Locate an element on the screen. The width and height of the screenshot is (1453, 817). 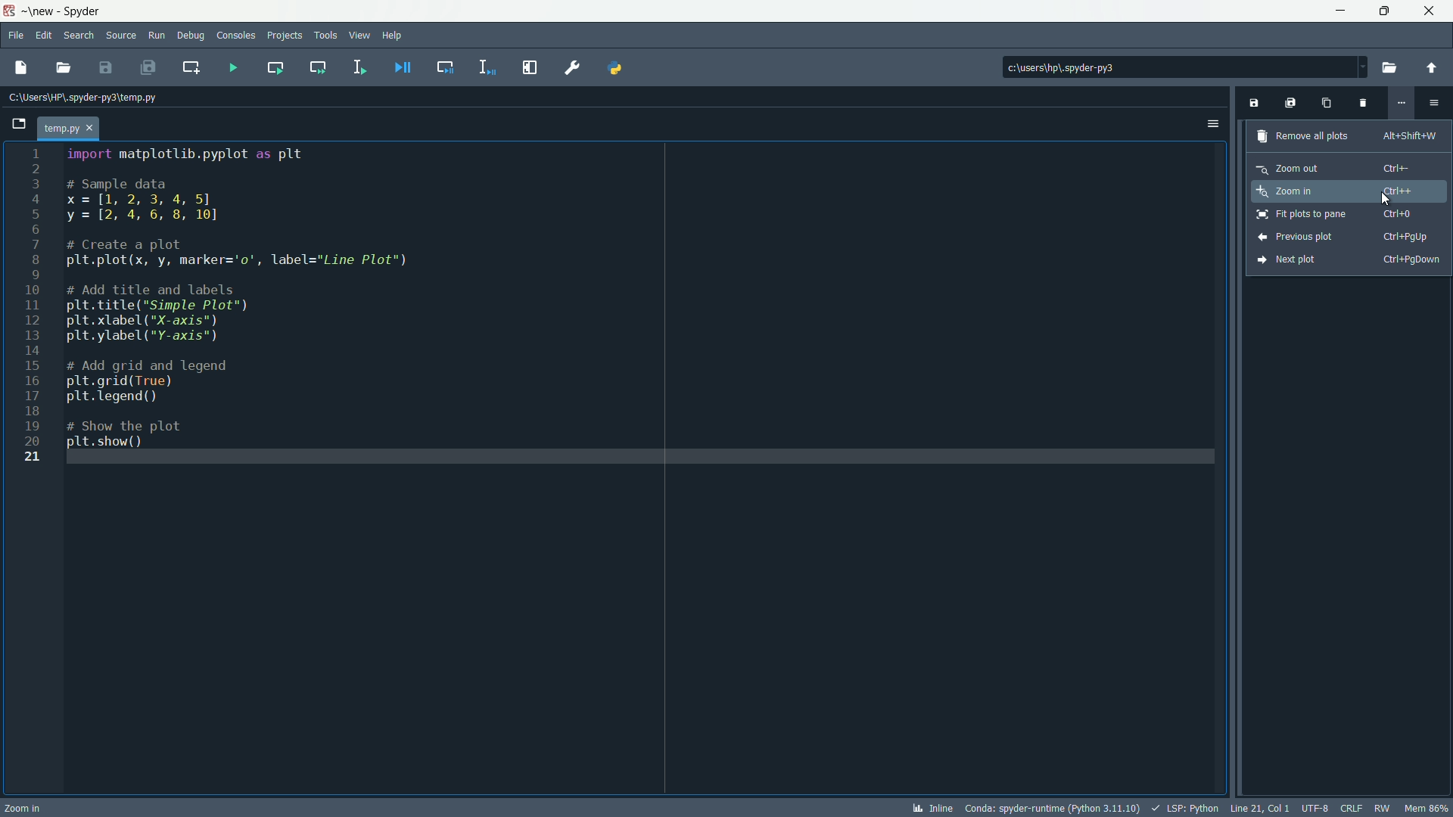
browse a working directory is located at coordinates (1392, 67).